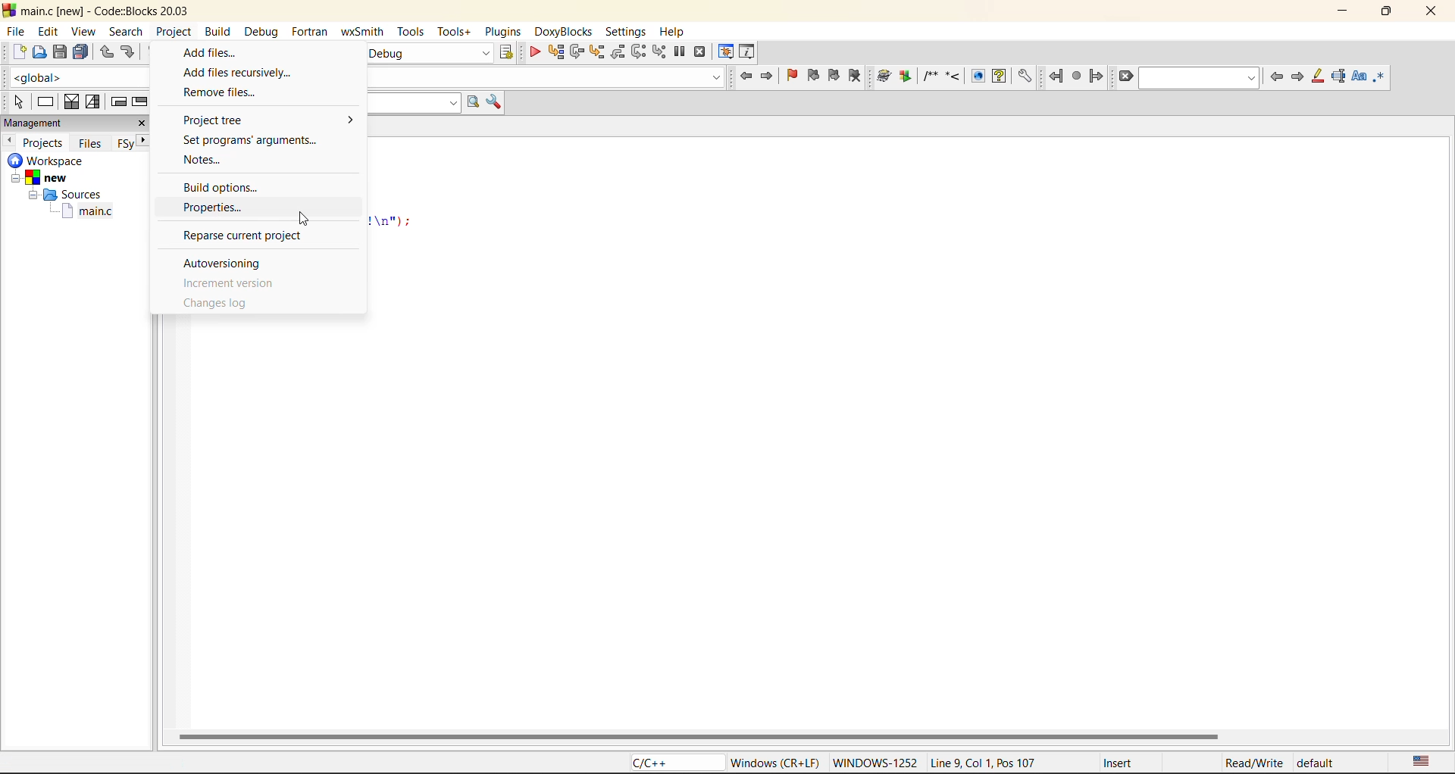  I want to click on WINDOWWS-1252, so click(878, 762).